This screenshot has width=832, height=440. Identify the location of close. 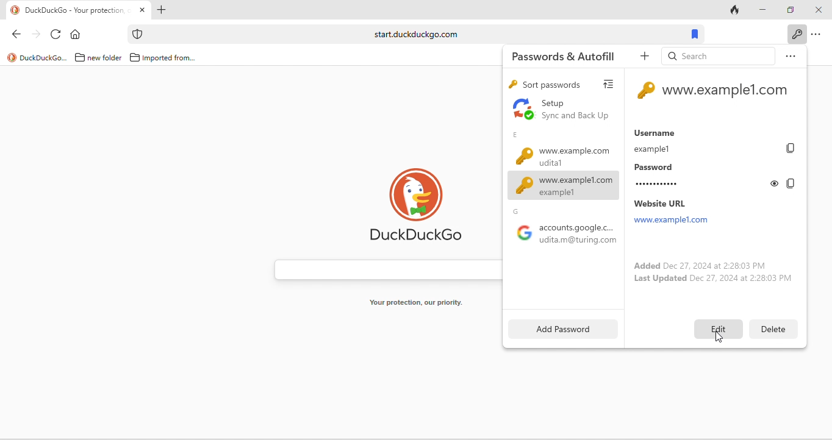
(817, 10).